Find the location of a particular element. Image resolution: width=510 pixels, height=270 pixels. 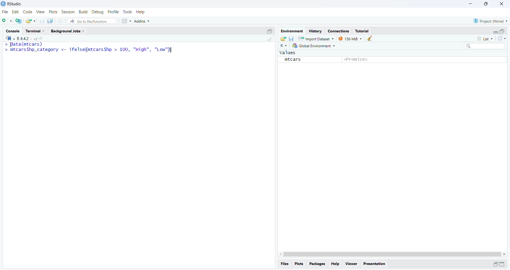

Load workspace is located at coordinates (282, 38).